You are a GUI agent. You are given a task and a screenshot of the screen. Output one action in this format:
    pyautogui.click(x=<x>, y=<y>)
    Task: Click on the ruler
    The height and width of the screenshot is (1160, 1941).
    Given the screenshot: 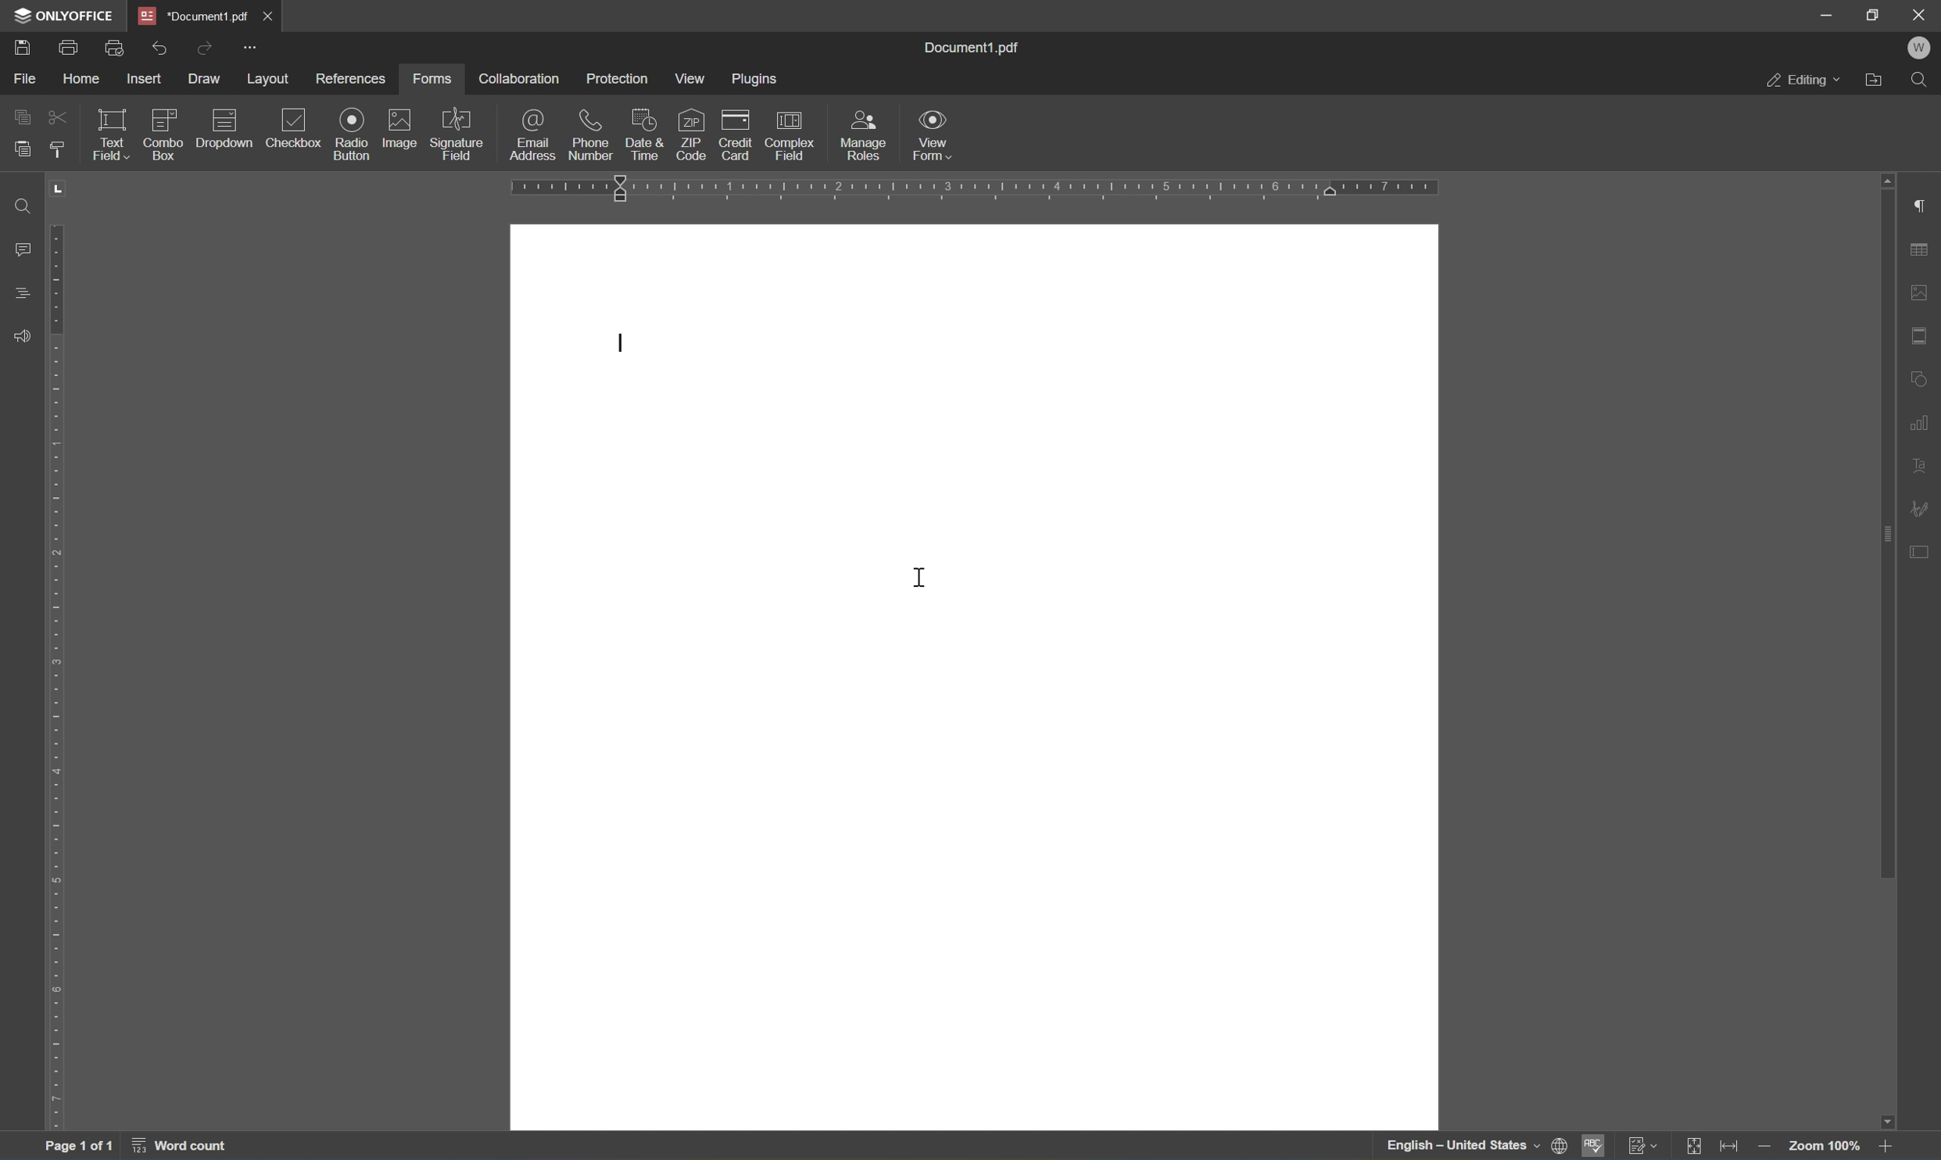 What is the action you would take?
    pyautogui.click(x=63, y=675)
    